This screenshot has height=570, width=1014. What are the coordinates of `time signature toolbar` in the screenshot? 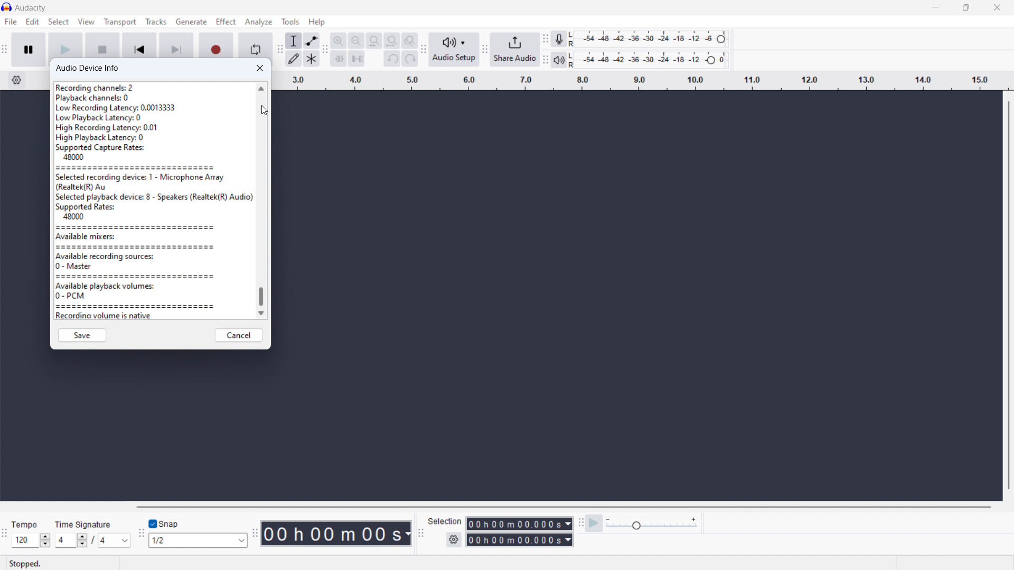 It's located at (5, 535).